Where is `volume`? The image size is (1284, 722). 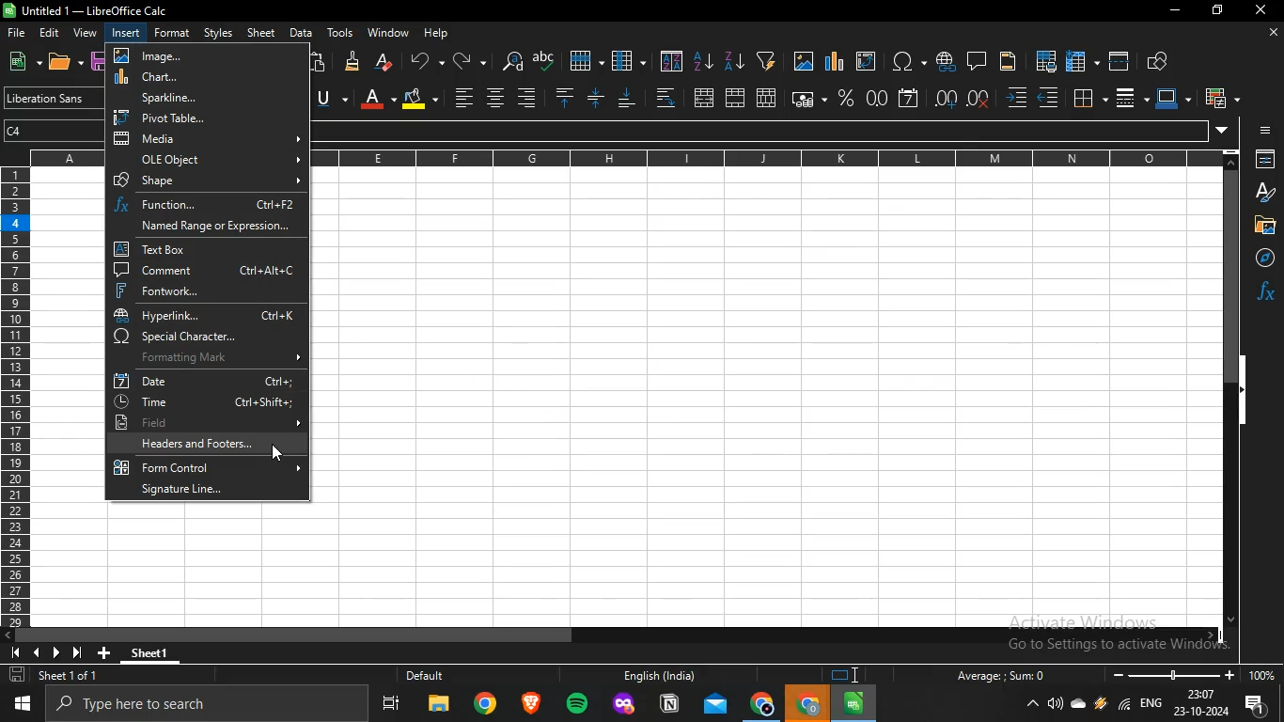
volume is located at coordinates (1056, 704).